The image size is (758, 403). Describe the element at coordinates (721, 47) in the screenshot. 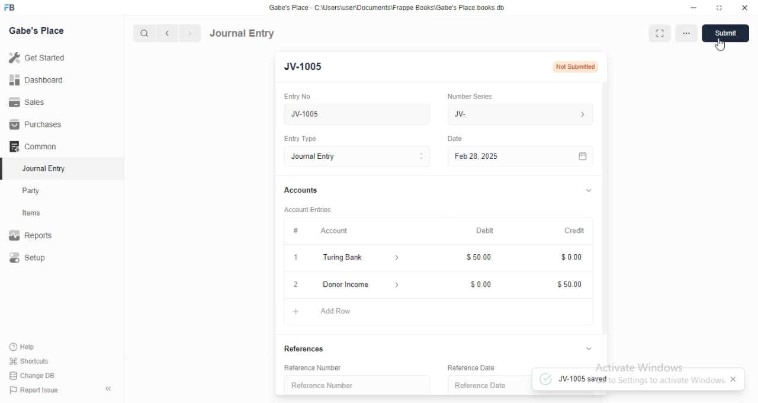

I see `cursor` at that location.